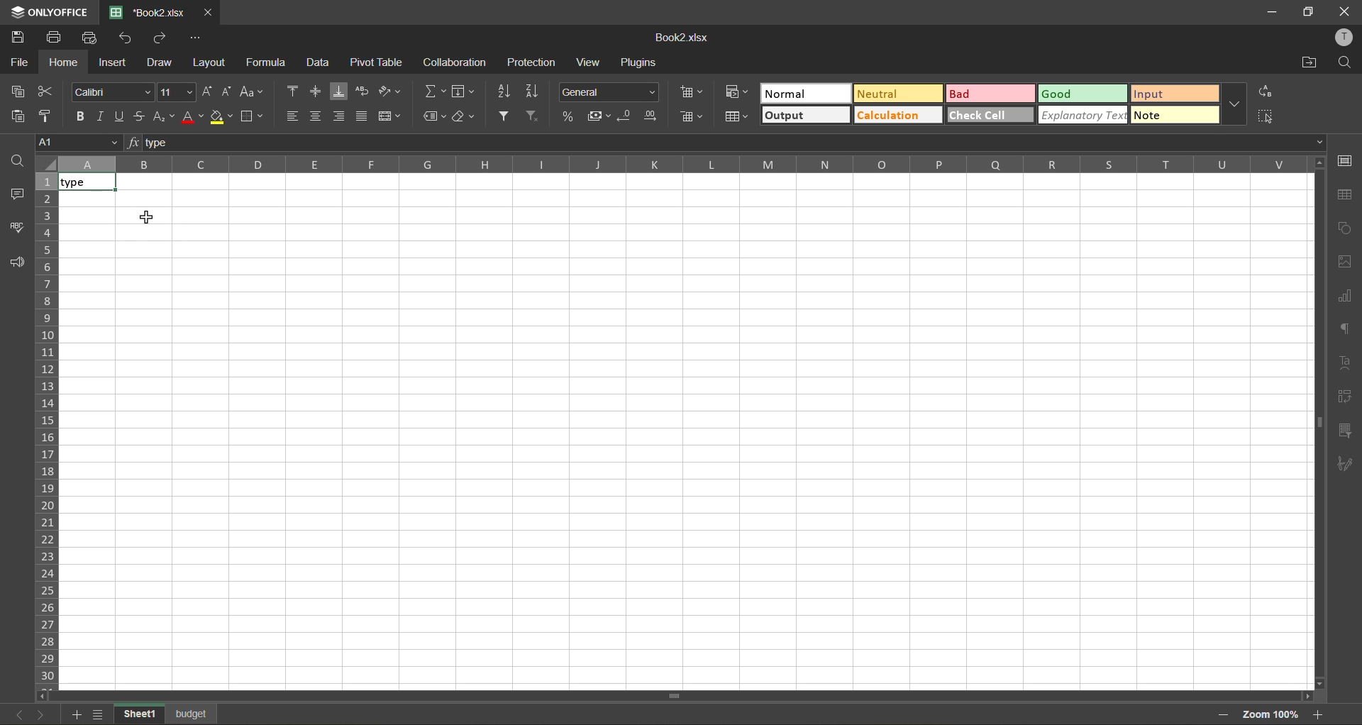 Image resolution: width=1362 pixels, height=725 pixels. What do you see at coordinates (804, 93) in the screenshot?
I see `normal` at bounding box center [804, 93].